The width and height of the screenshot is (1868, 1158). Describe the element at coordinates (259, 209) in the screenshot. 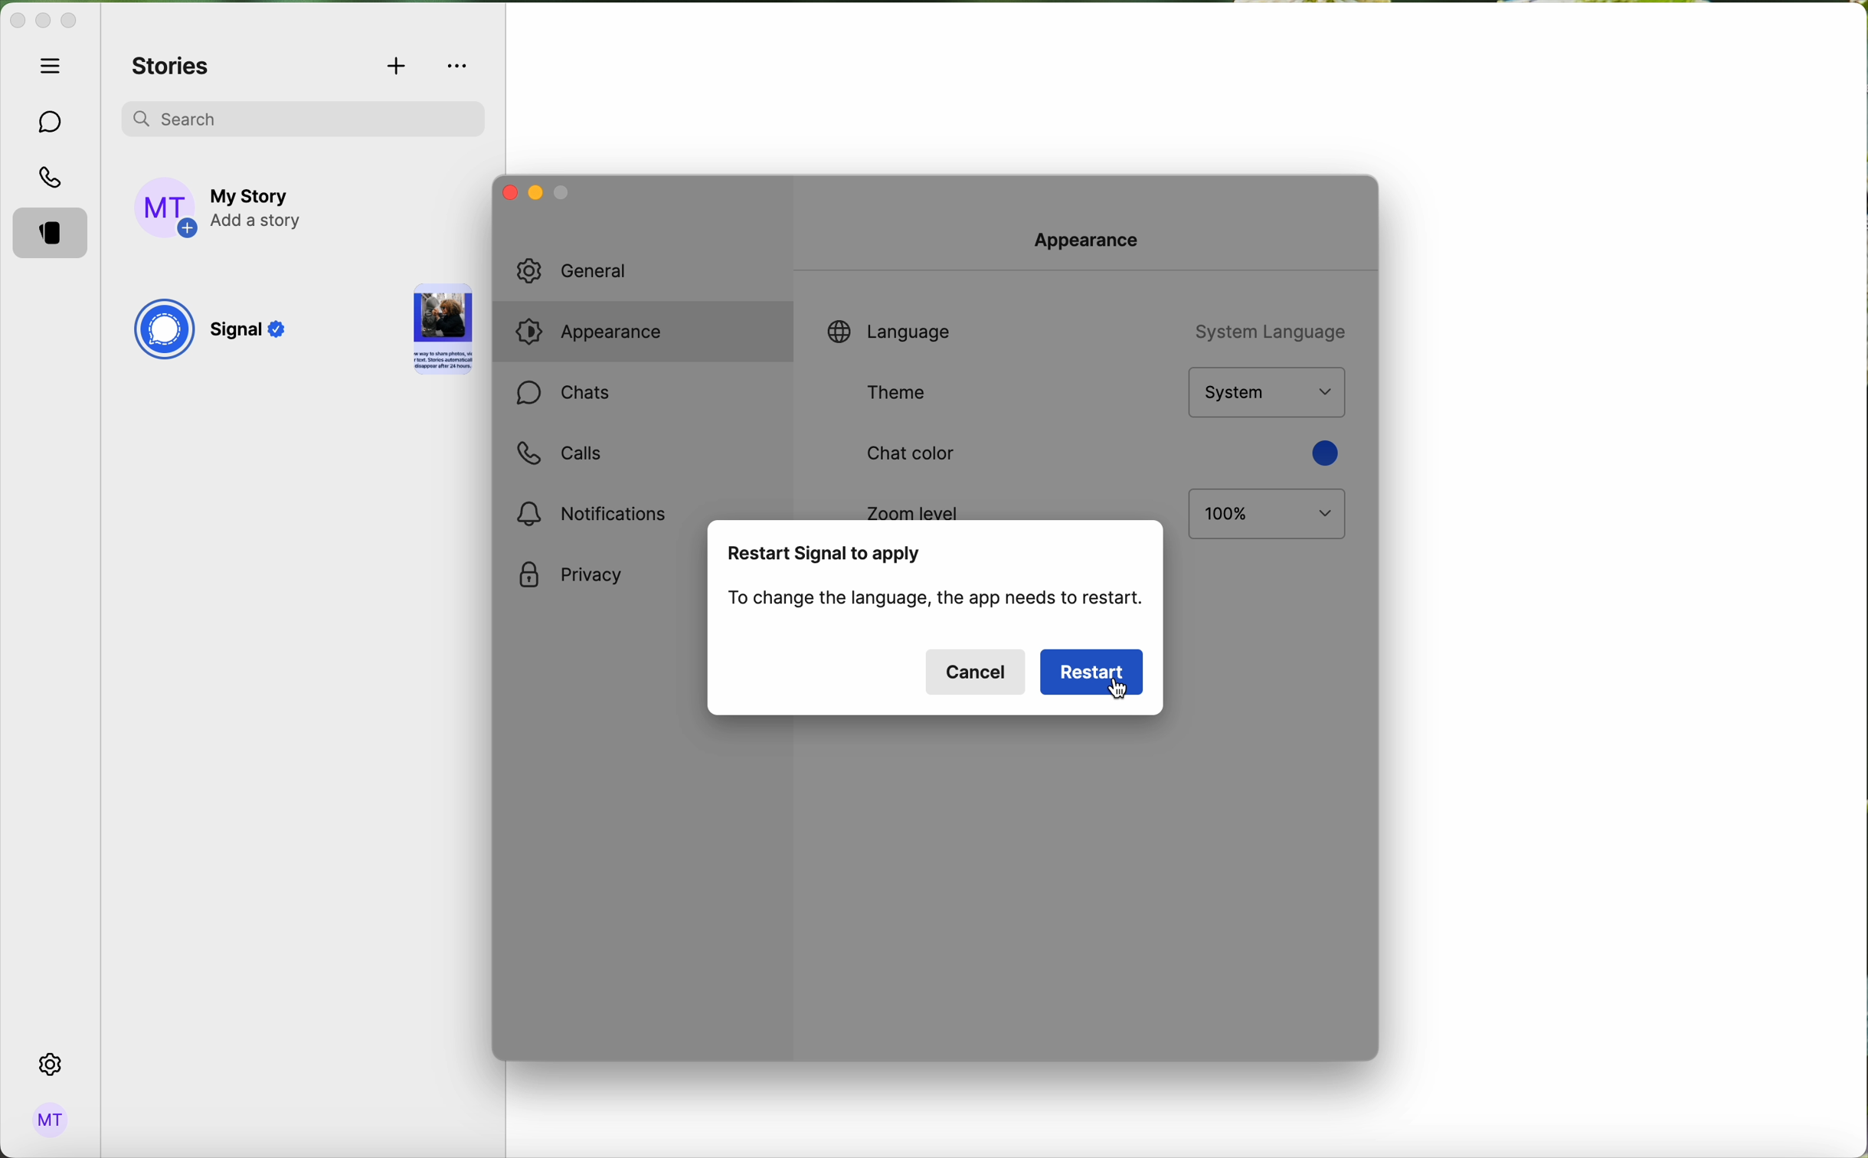

I see `add story` at that location.